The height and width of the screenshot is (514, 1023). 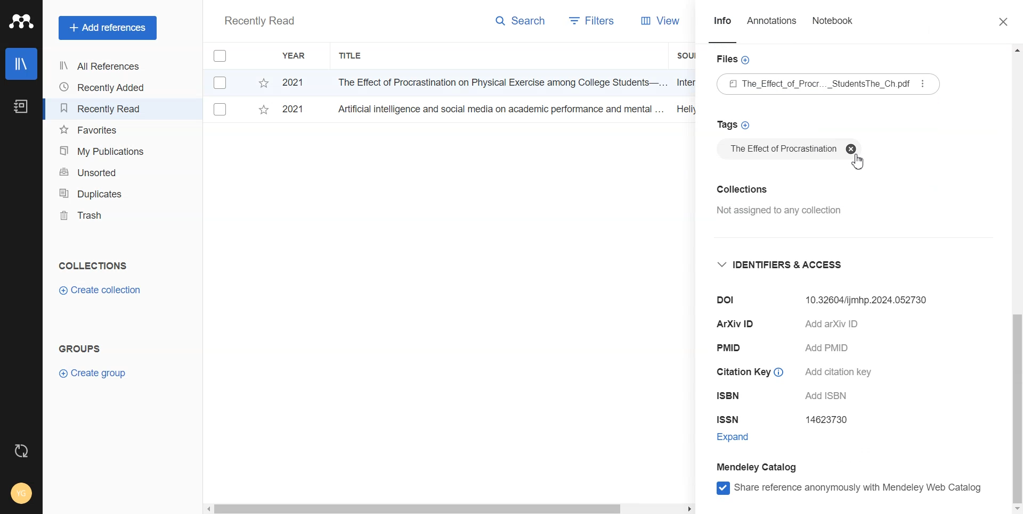 What do you see at coordinates (783, 201) in the screenshot?
I see `Collection  Not assigned to any collection` at bounding box center [783, 201].